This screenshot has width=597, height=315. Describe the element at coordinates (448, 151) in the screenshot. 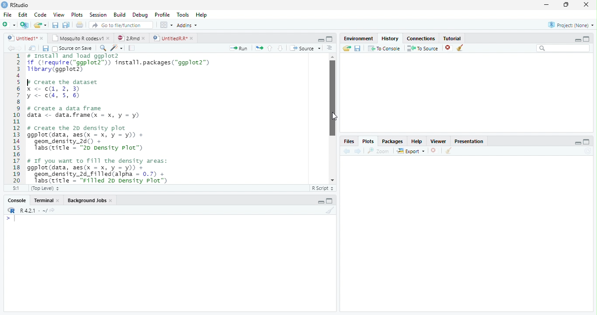

I see `clear` at that location.